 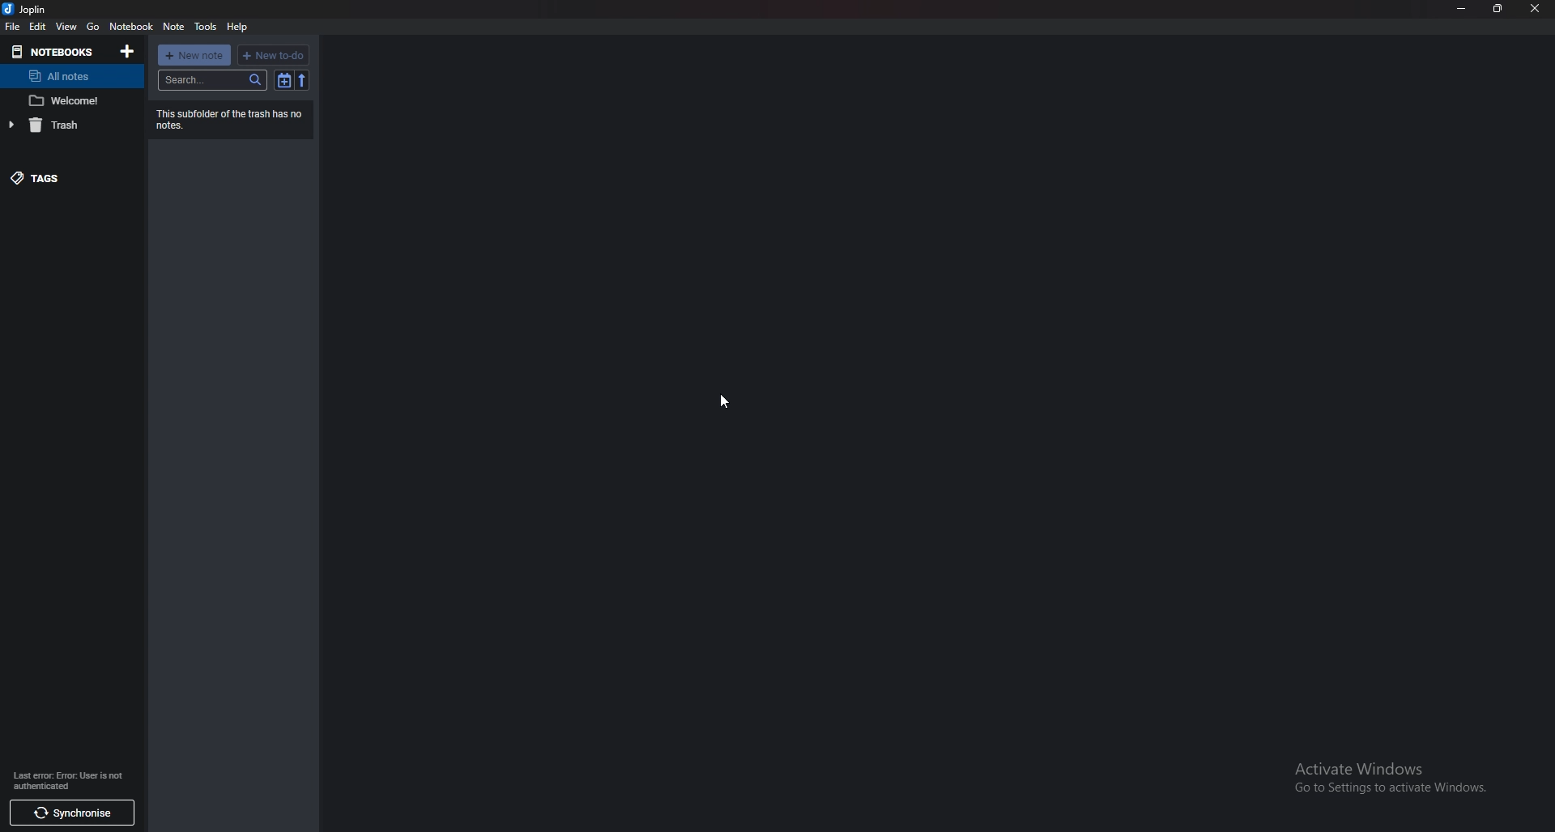 What do you see at coordinates (39, 26) in the screenshot?
I see `edit` at bounding box center [39, 26].